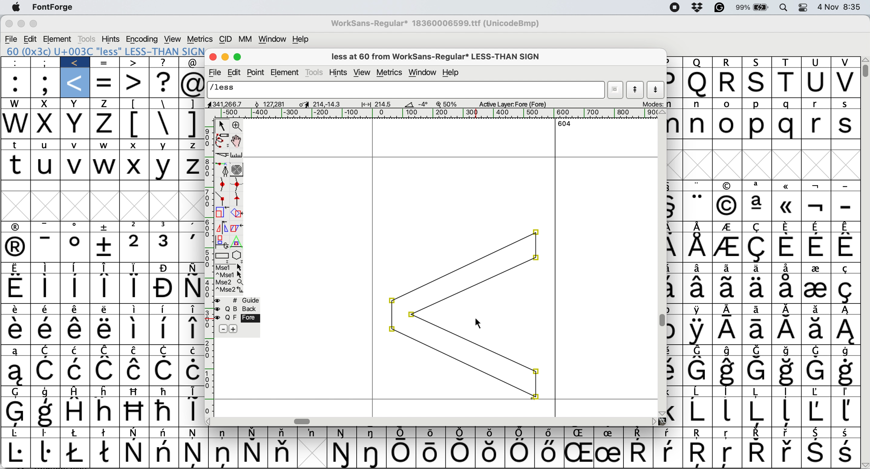 The image size is (870, 469). What do you see at coordinates (18, 433) in the screenshot?
I see `Symbol` at bounding box center [18, 433].